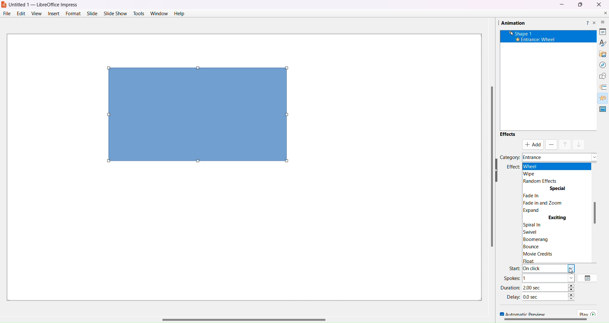 Image resolution: width=609 pixels, height=323 pixels. Describe the element at coordinates (545, 320) in the screenshot. I see `Scroll Bar` at that location.